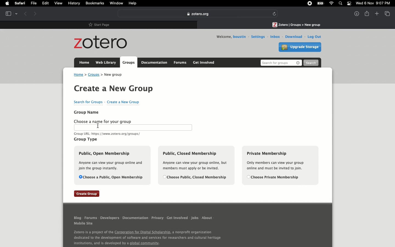 The height and width of the screenshot is (247, 395). What do you see at coordinates (47, 4) in the screenshot?
I see `Edit` at bounding box center [47, 4].